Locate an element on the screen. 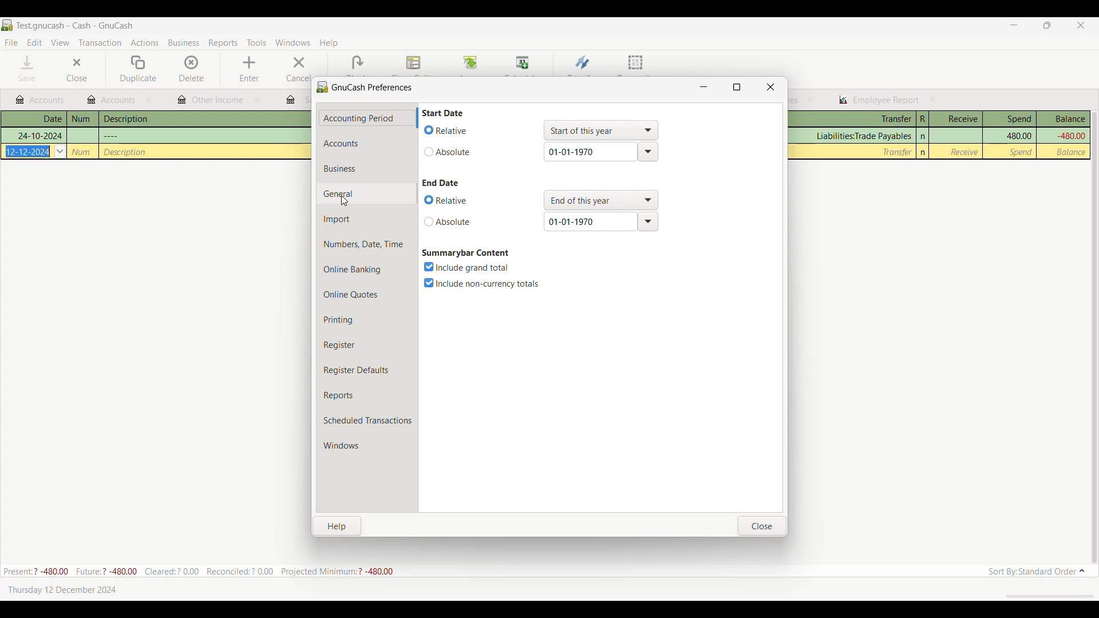 The height and width of the screenshot is (618, 1099). Description column is located at coordinates (205, 118).